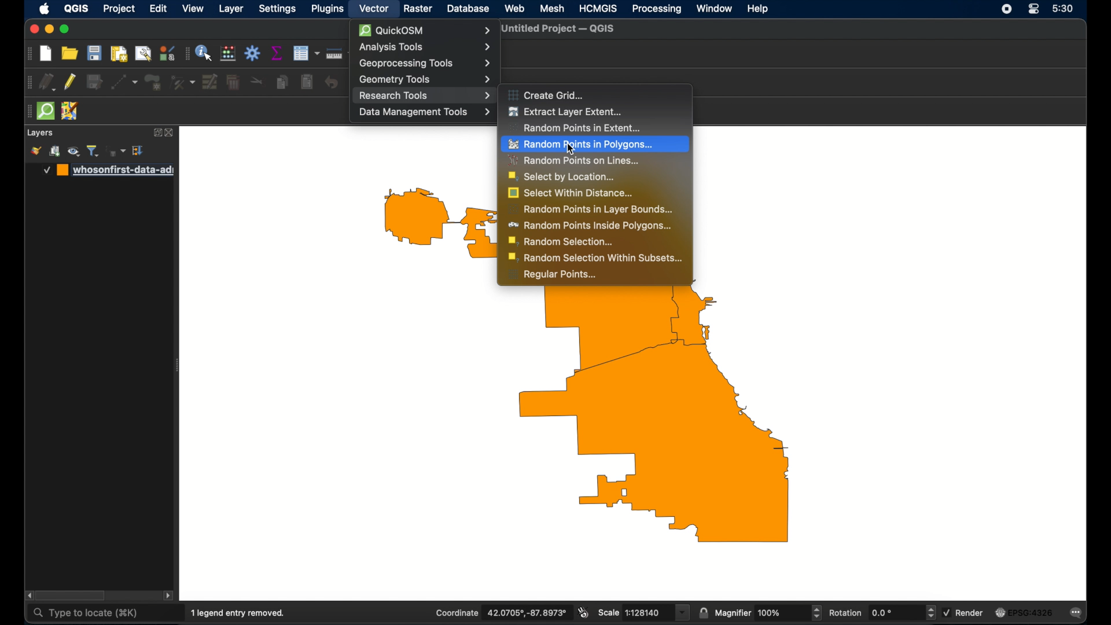  Describe the element at coordinates (597, 8) in the screenshot. I see `HCMGIS` at that location.